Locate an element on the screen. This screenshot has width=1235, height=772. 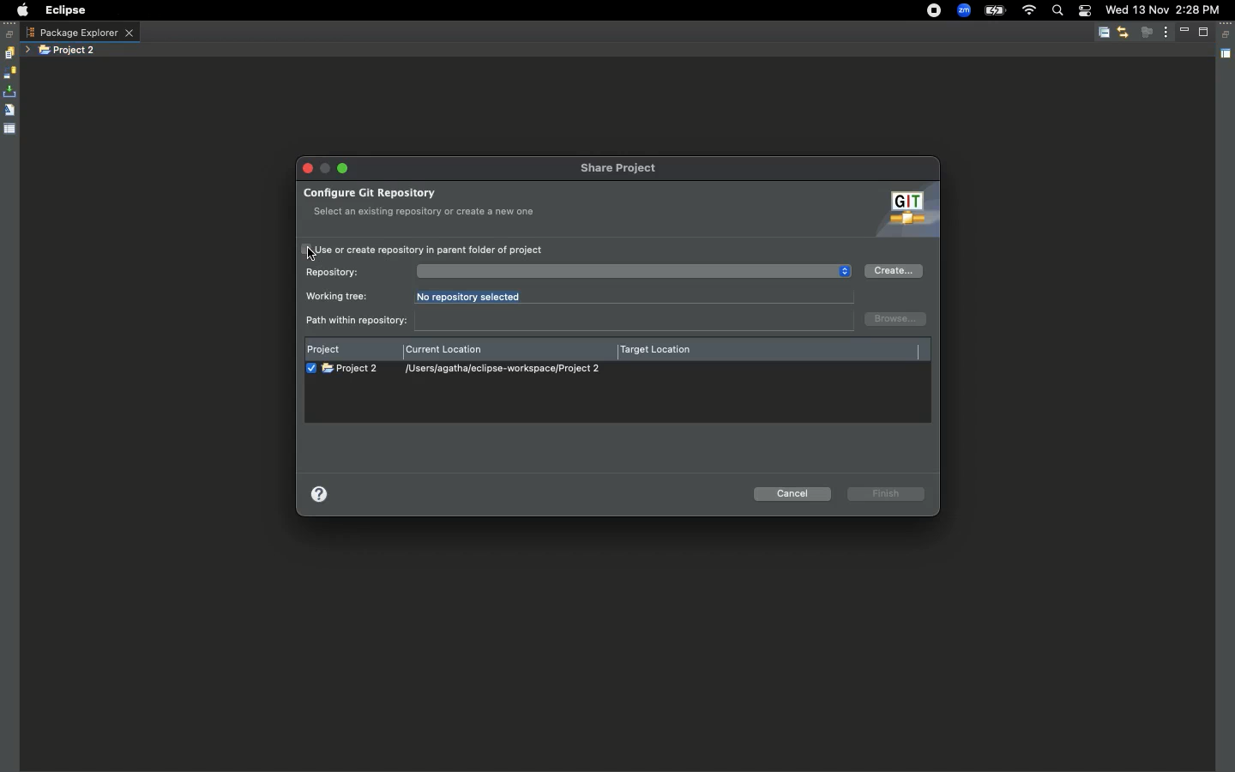
Create... is located at coordinates (893, 270).